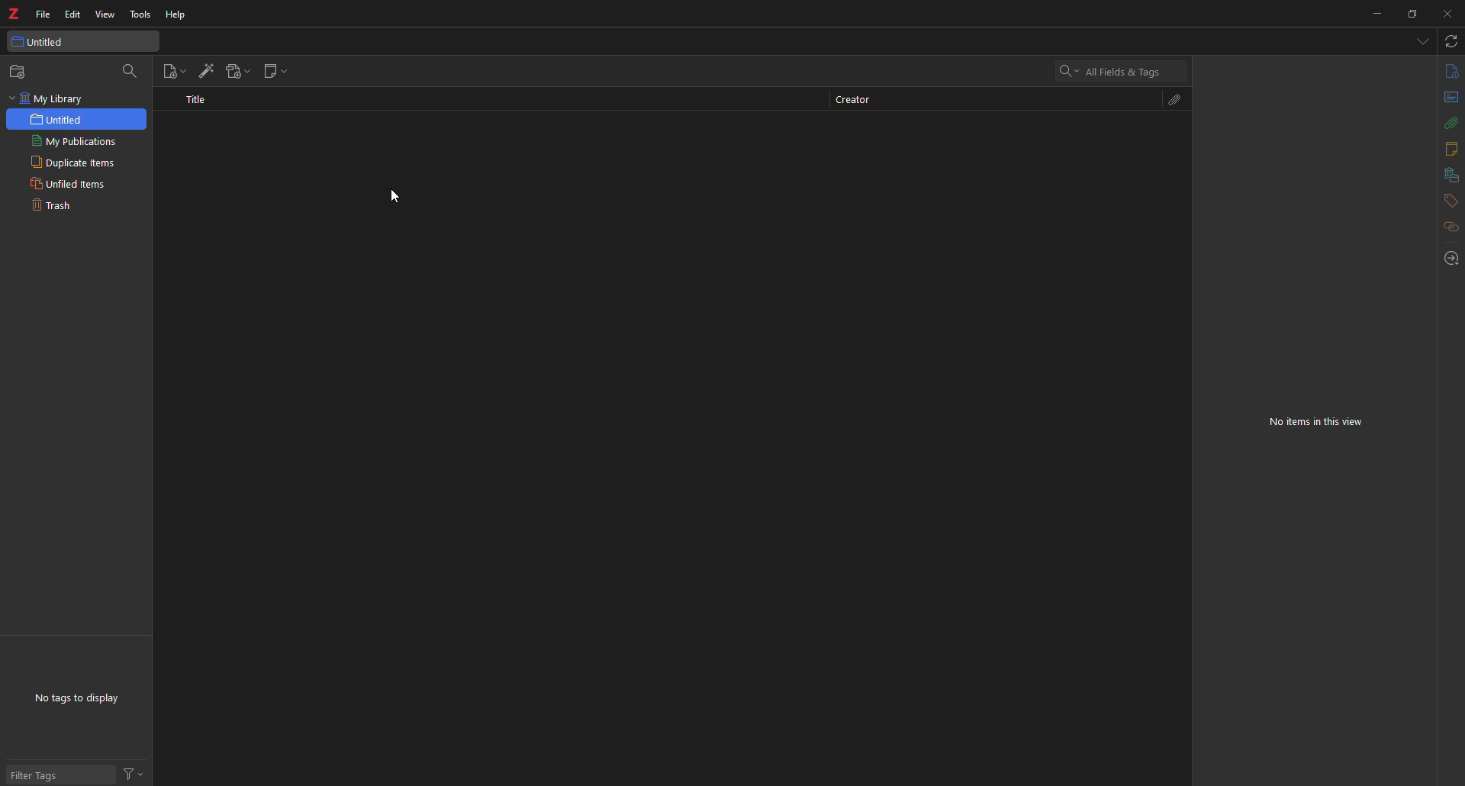 The image size is (1465, 786). I want to click on untitled, so click(46, 43).